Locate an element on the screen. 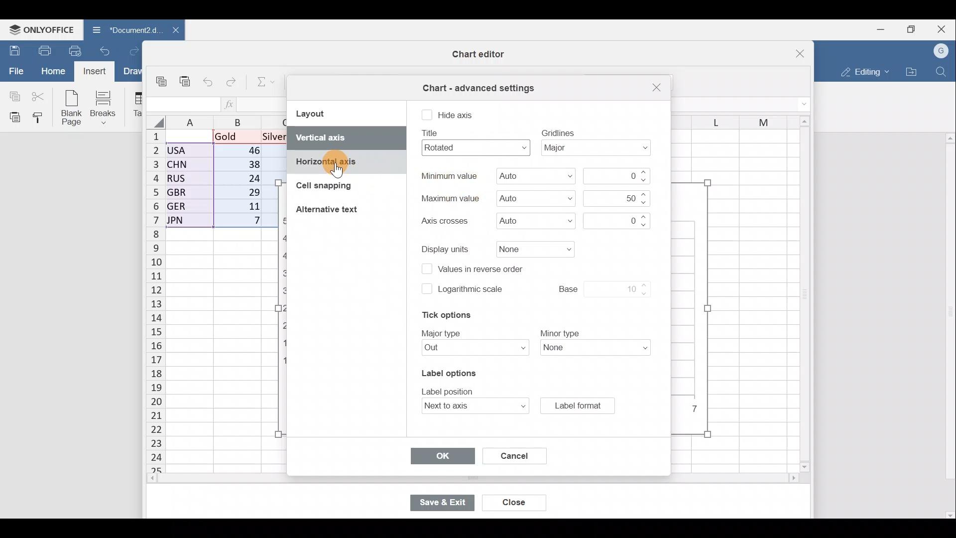  Gridlines is located at coordinates (600, 149).